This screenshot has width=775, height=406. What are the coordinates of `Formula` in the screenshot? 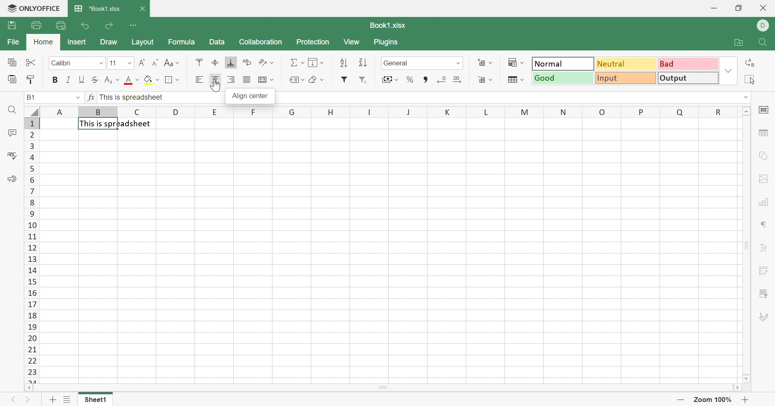 It's located at (181, 41).